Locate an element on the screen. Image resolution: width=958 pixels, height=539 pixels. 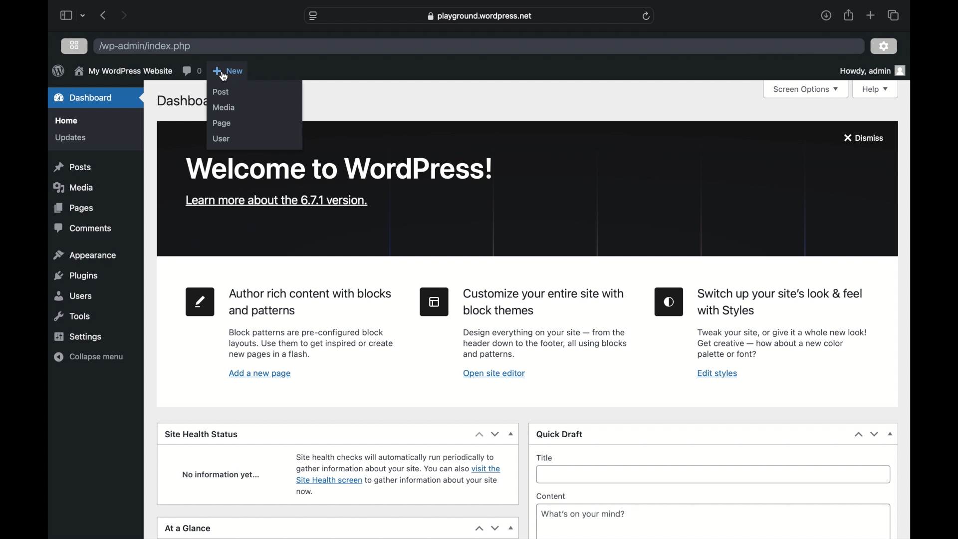
quick draft is located at coordinates (560, 435).